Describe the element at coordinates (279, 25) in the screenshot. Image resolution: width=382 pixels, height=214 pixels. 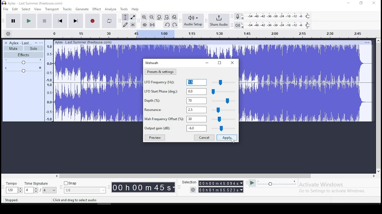
I see `playback level` at that location.